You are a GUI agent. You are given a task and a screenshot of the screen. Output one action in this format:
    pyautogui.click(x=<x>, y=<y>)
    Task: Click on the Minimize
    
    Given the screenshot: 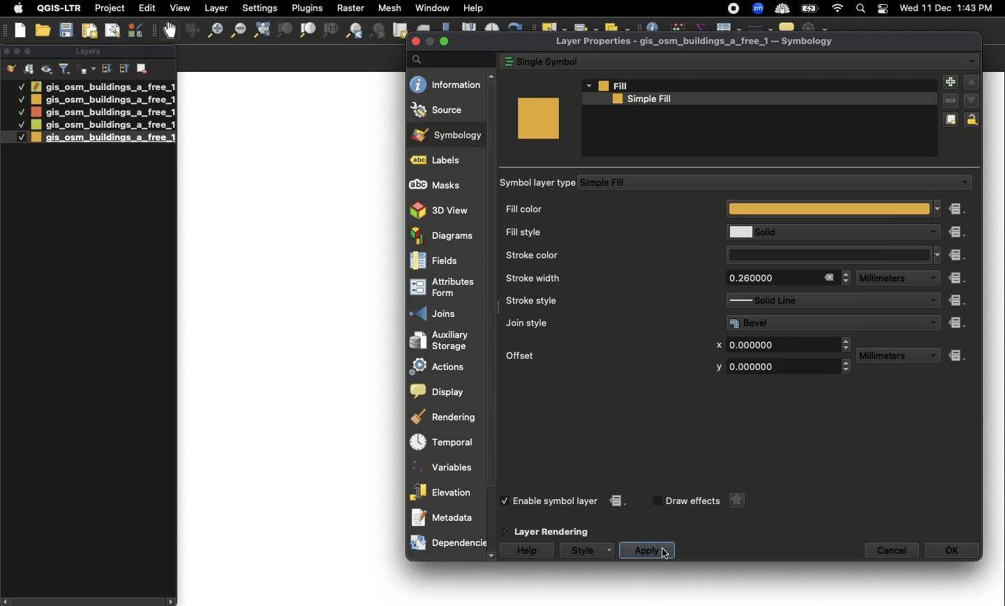 What is the action you would take?
    pyautogui.click(x=429, y=41)
    